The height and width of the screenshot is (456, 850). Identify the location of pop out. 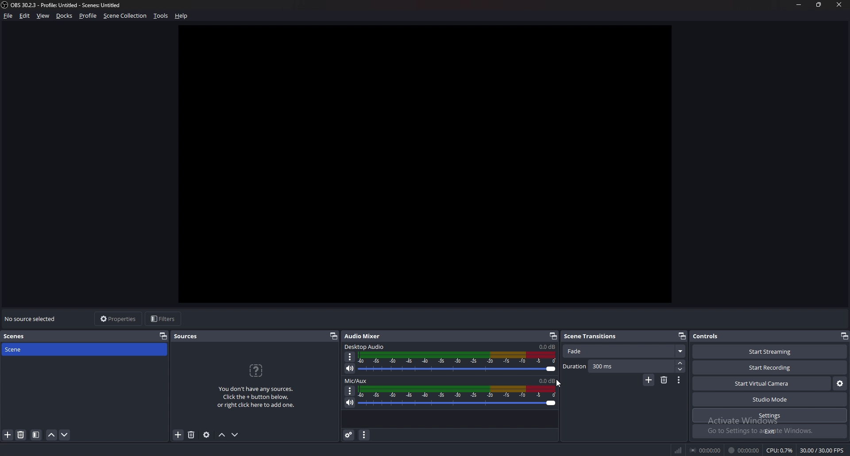
(552, 336).